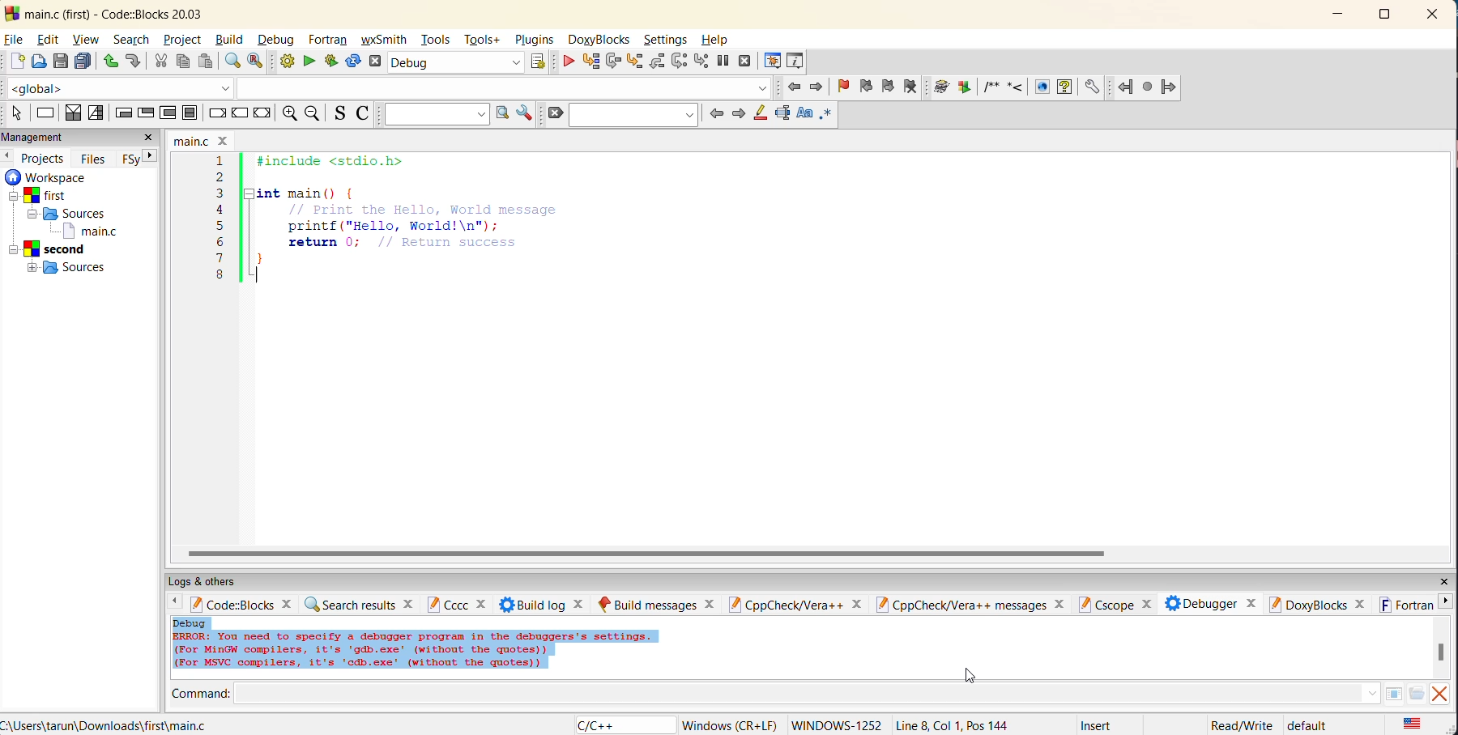 This screenshot has height=735, width=1458. What do you see at coordinates (361, 116) in the screenshot?
I see `toggle comments` at bounding box center [361, 116].